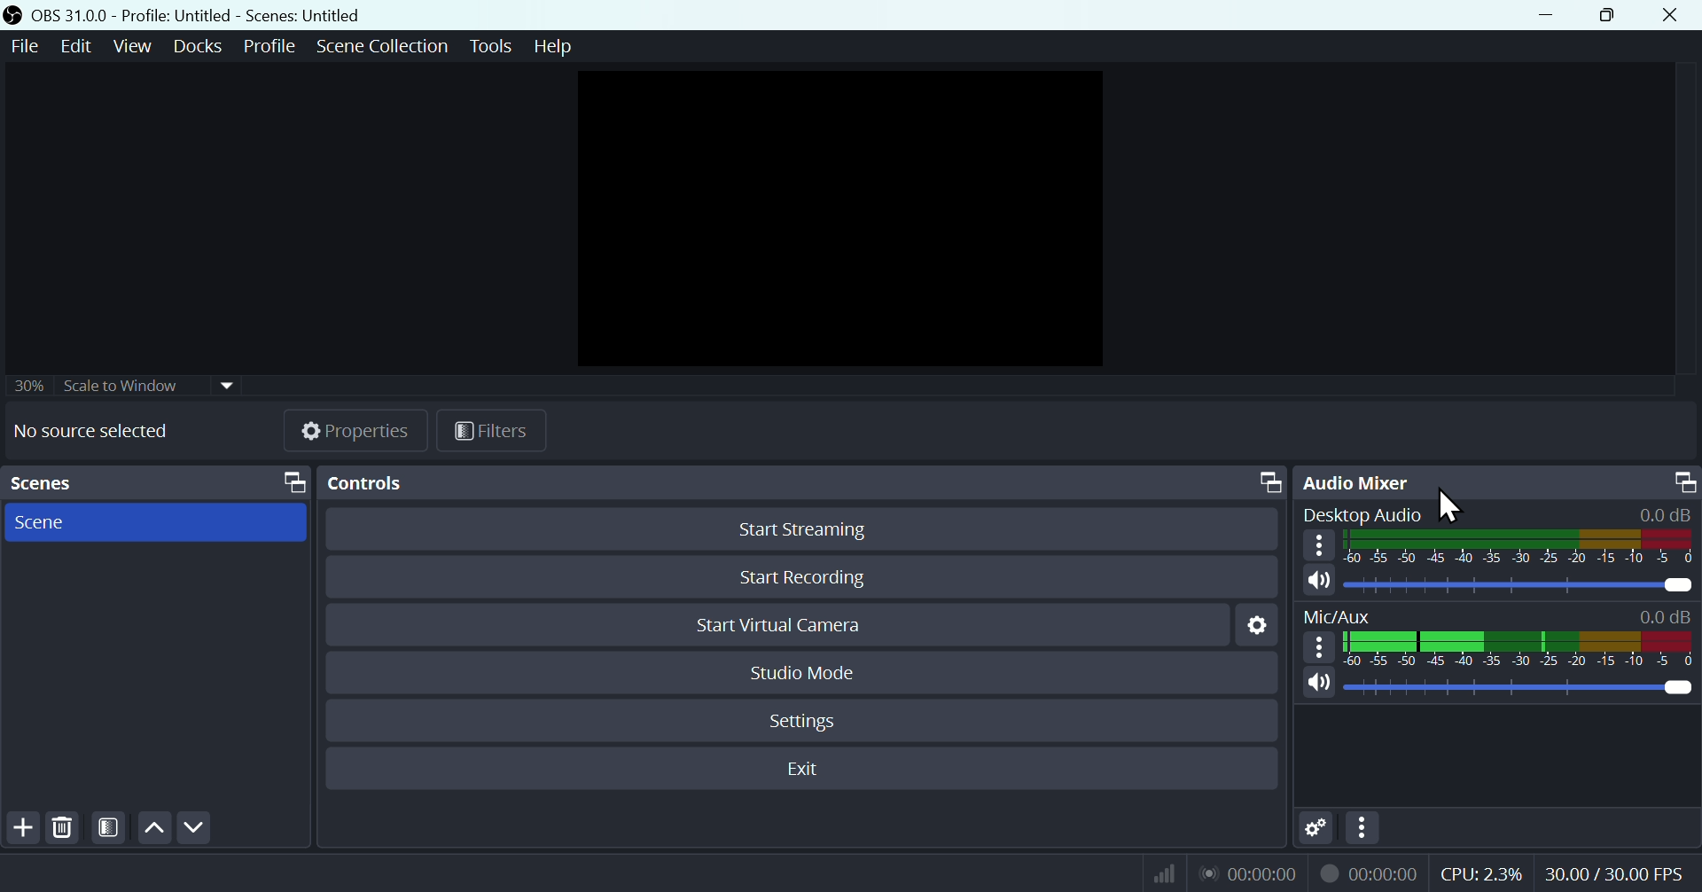 The height and width of the screenshot is (892, 1702). What do you see at coordinates (488, 434) in the screenshot?
I see `Fil` at bounding box center [488, 434].